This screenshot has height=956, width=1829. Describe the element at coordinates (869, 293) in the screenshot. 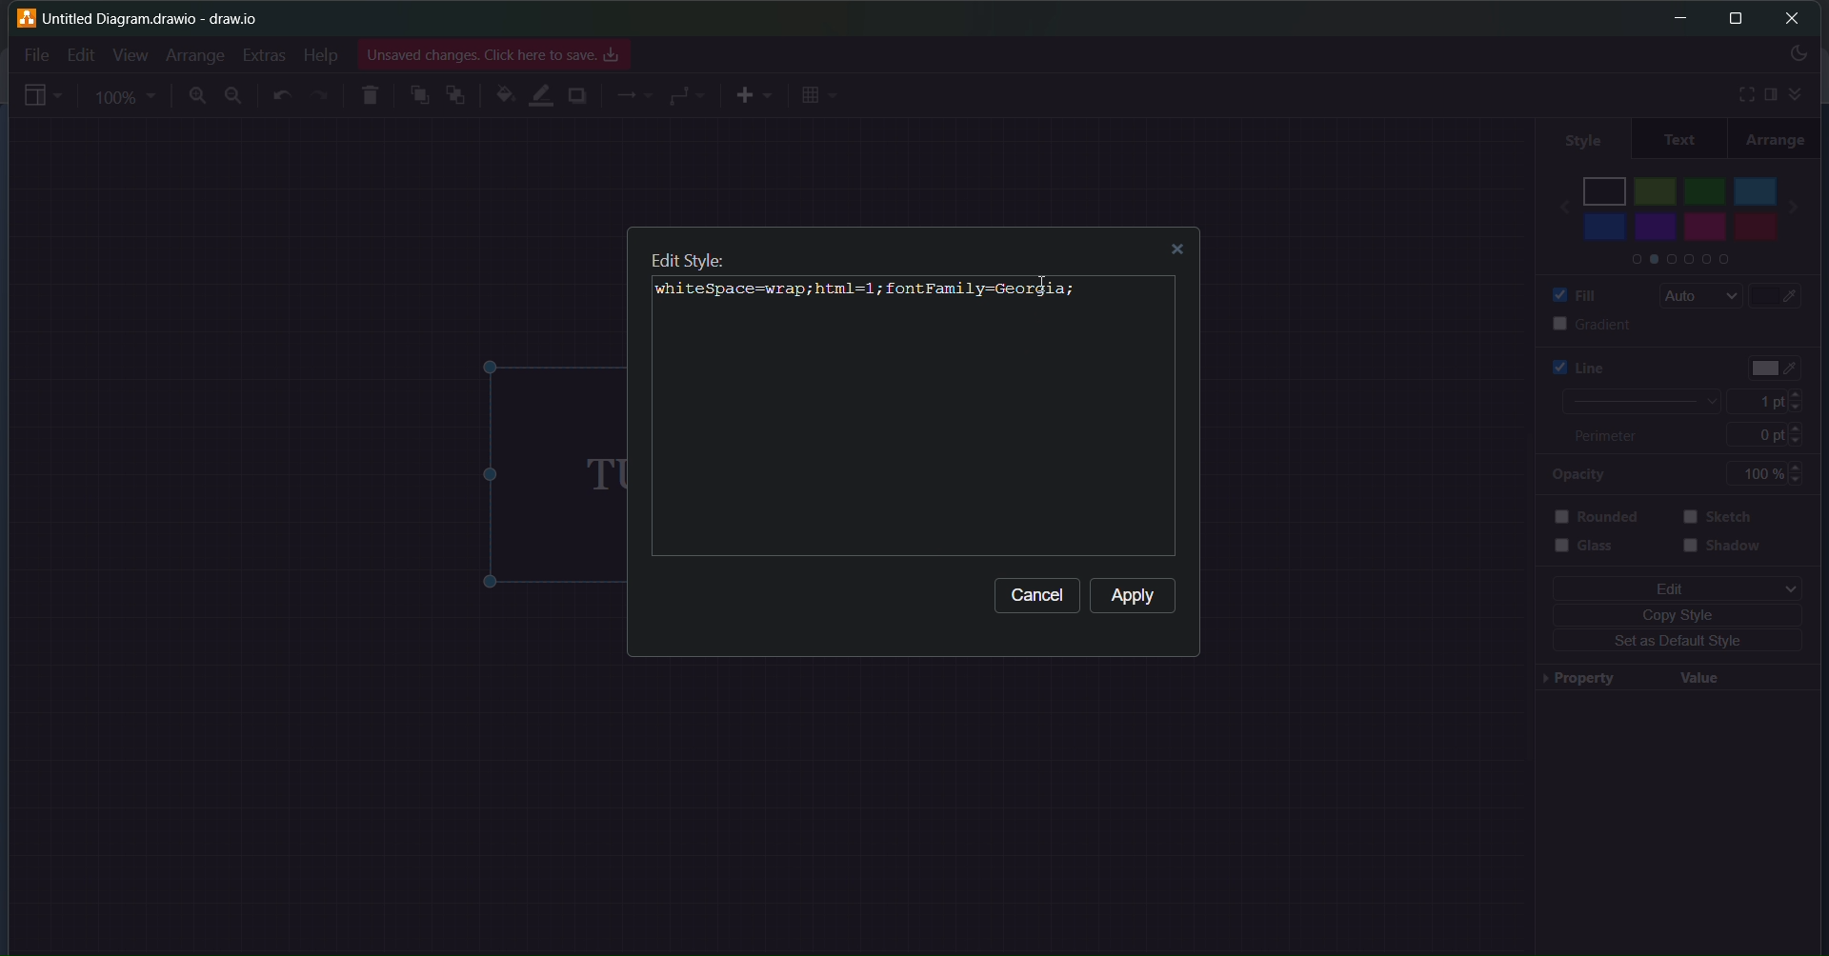

I see `whi teSpace=wrap;html=1; fontFamily=Geordia;` at that location.